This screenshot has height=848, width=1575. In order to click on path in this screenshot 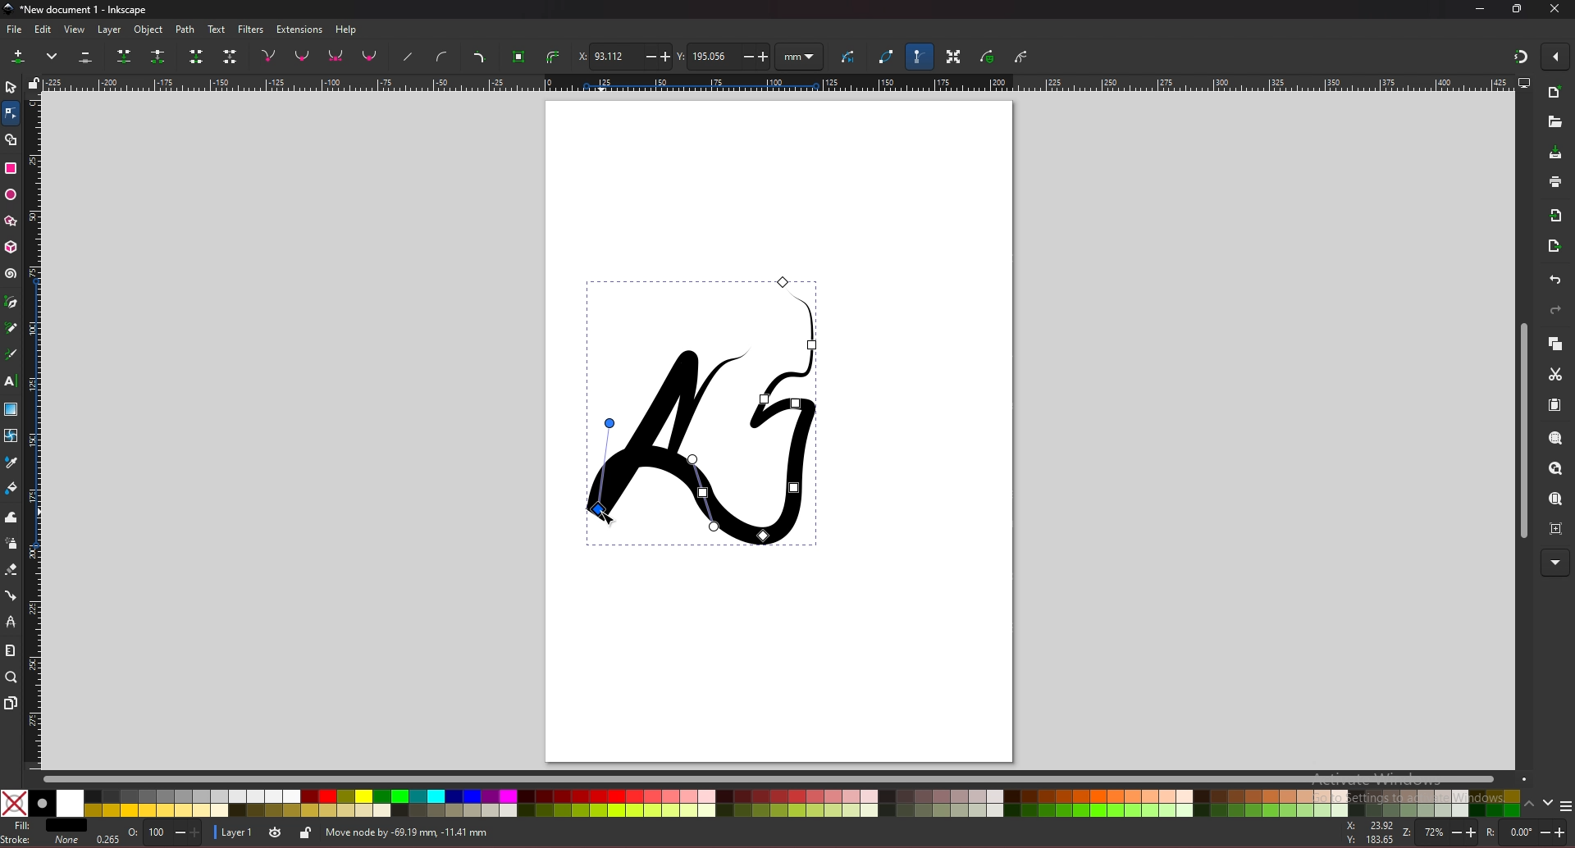, I will do `click(186, 30)`.